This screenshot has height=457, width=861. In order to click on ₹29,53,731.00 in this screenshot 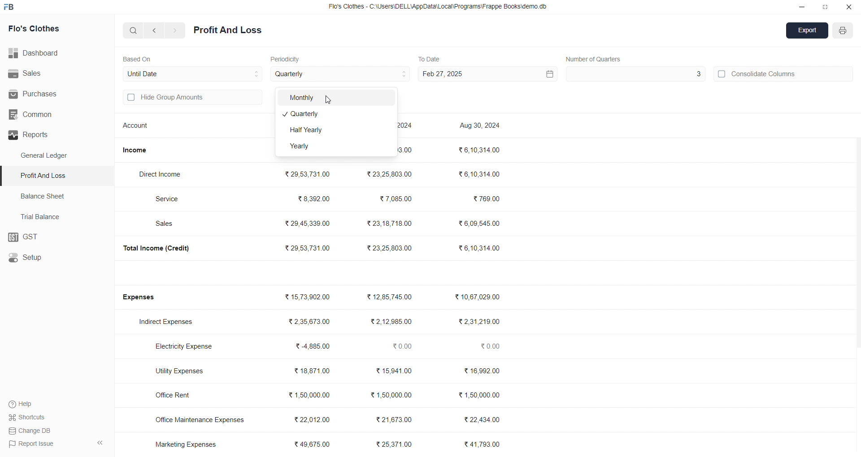, I will do `click(308, 248)`.